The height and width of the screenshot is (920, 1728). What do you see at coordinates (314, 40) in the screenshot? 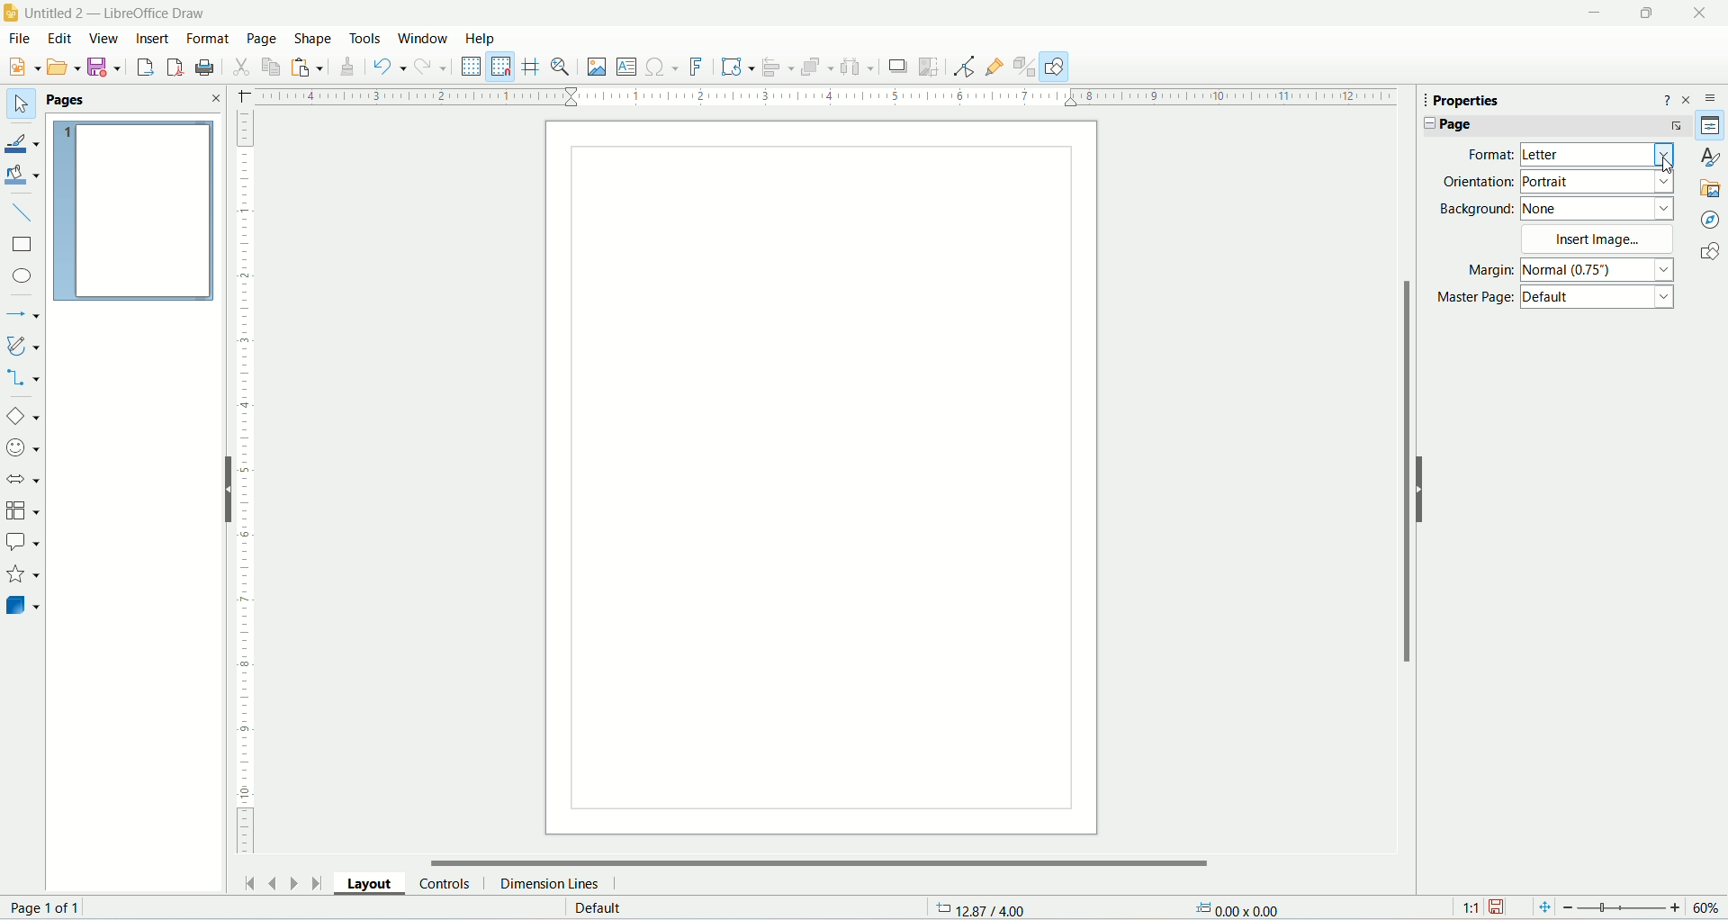
I see `shape` at bounding box center [314, 40].